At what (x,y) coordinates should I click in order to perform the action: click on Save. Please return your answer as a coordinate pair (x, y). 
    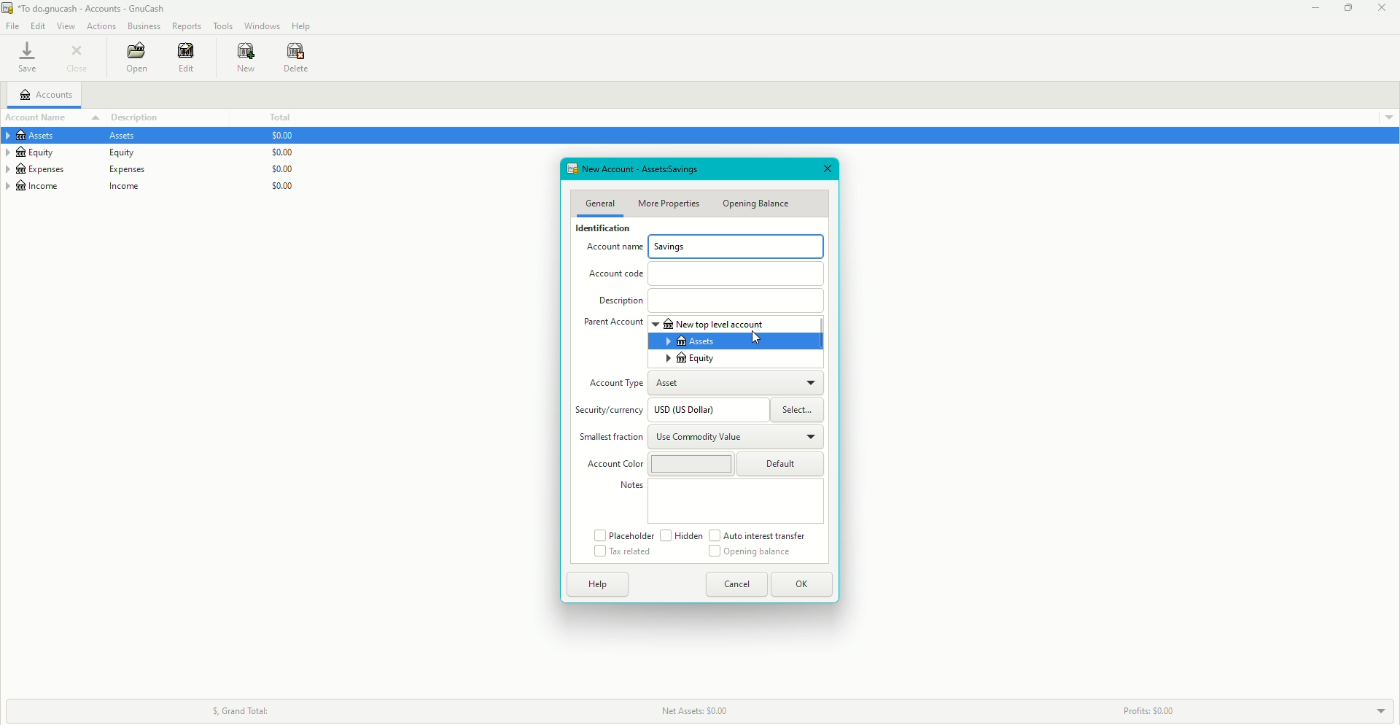
    Looking at the image, I should click on (26, 58).